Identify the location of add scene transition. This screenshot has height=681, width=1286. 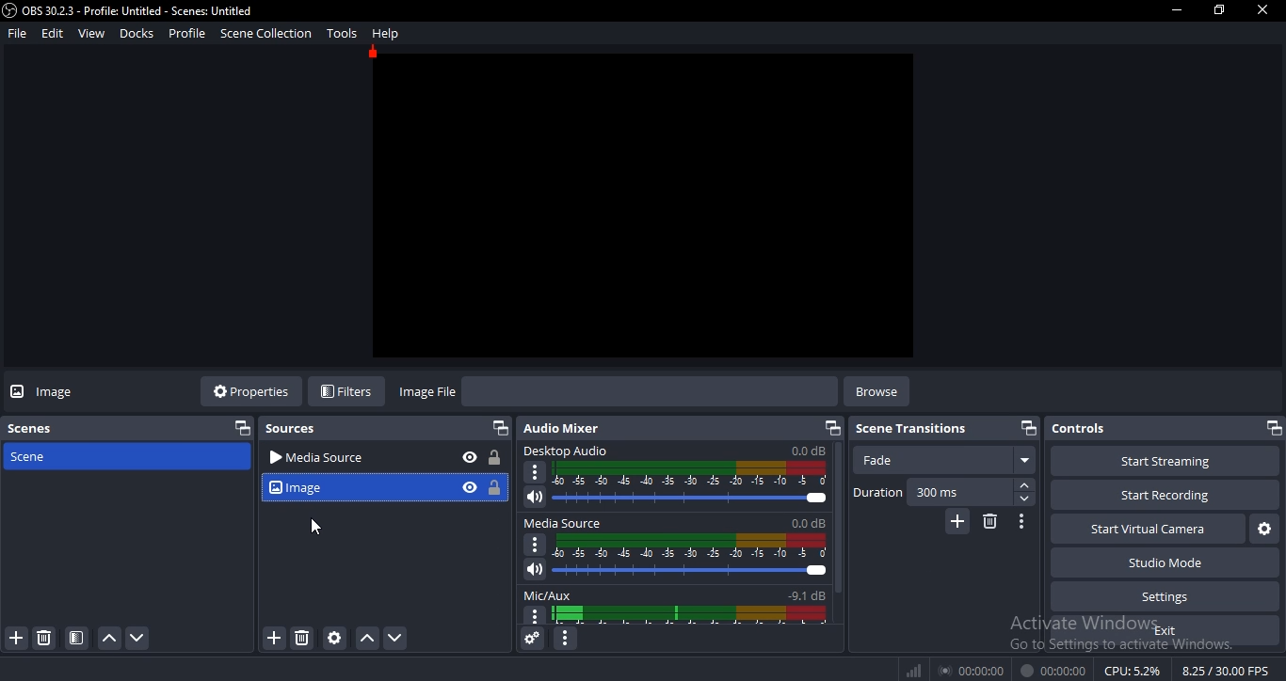
(959, 521).